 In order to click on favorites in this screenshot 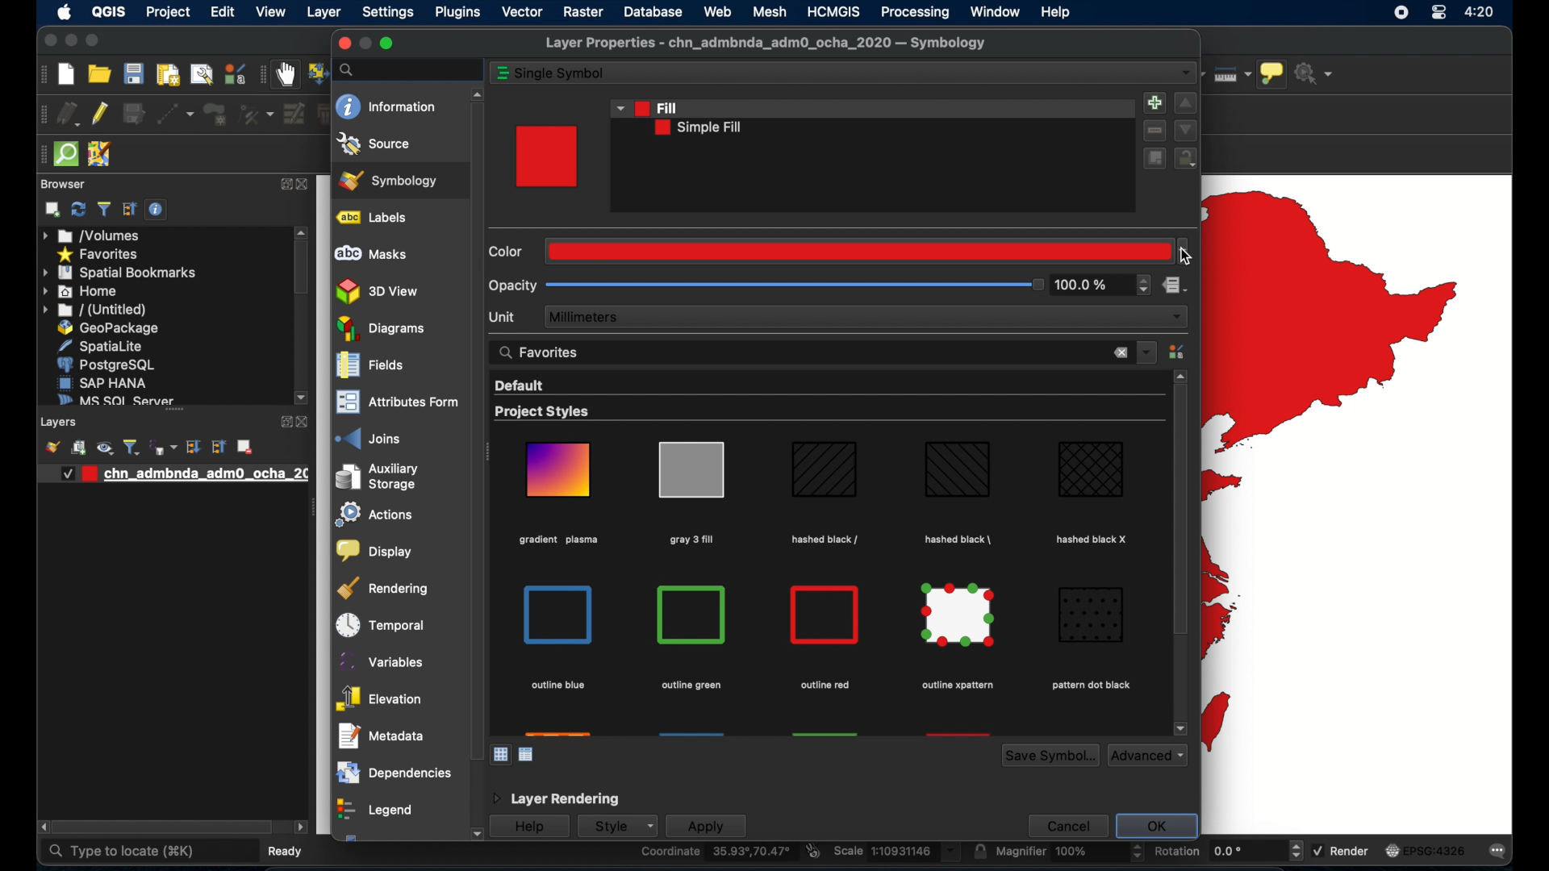, I will do `click(541, 351)`.